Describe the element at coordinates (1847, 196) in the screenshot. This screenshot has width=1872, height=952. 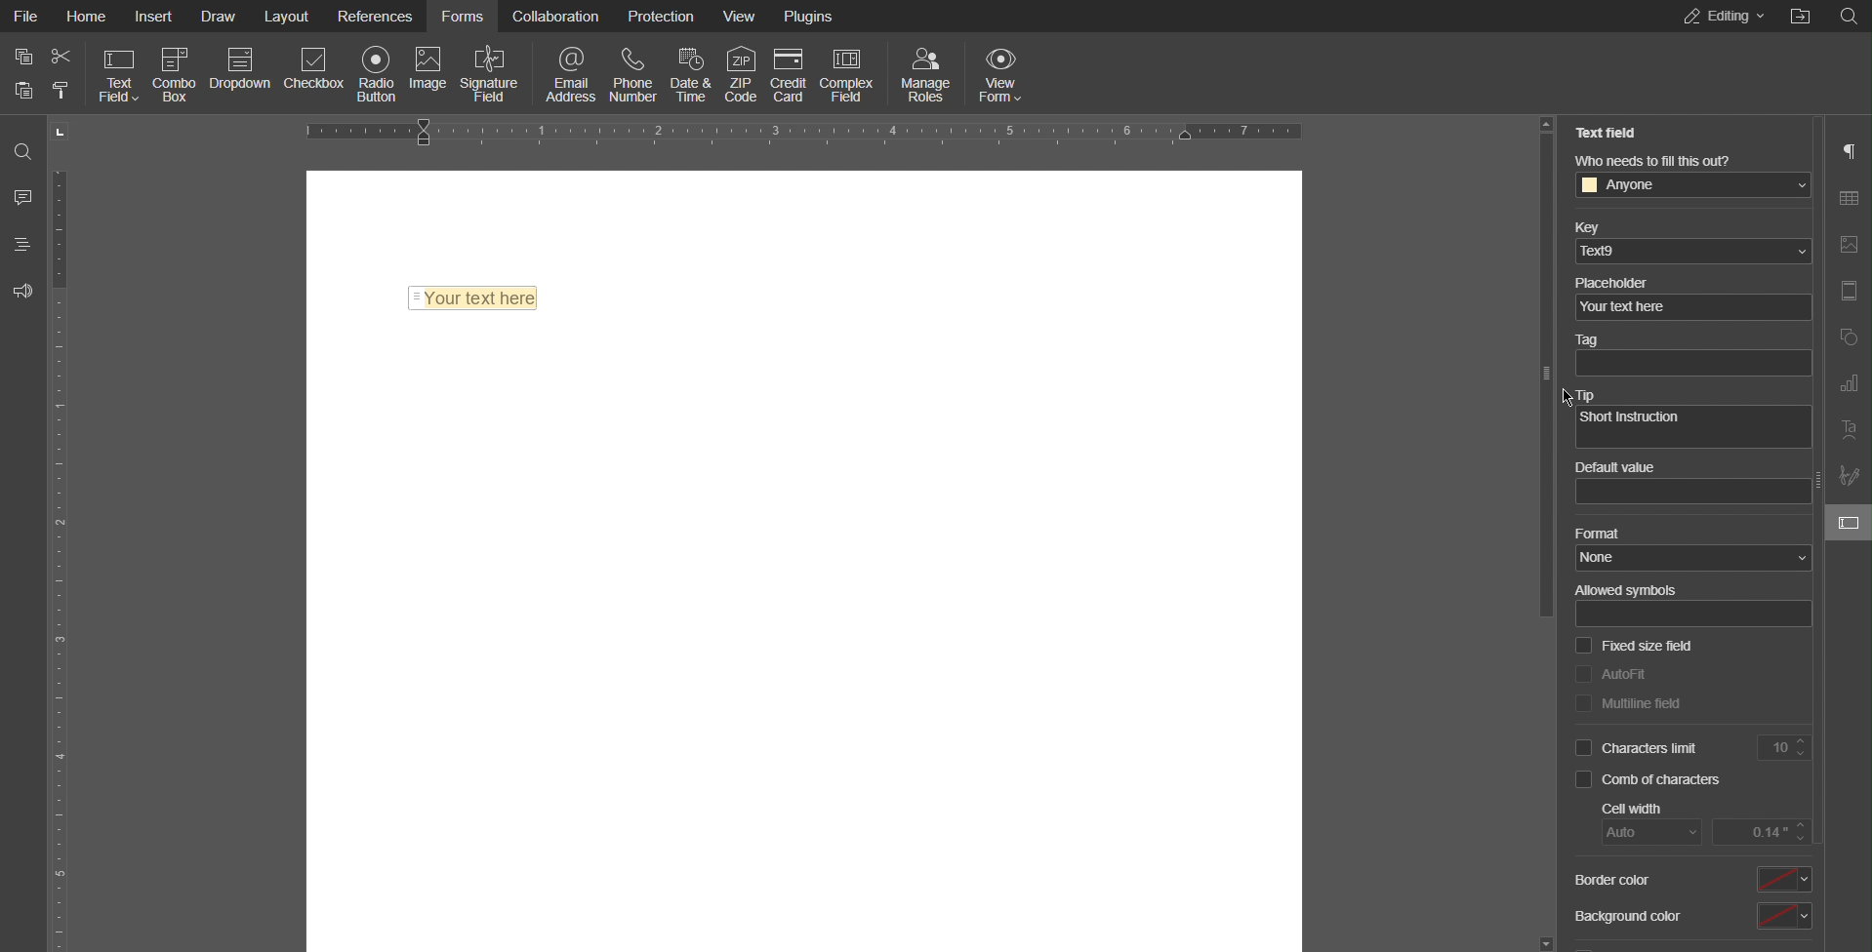
I see `Table Settings` at that location.